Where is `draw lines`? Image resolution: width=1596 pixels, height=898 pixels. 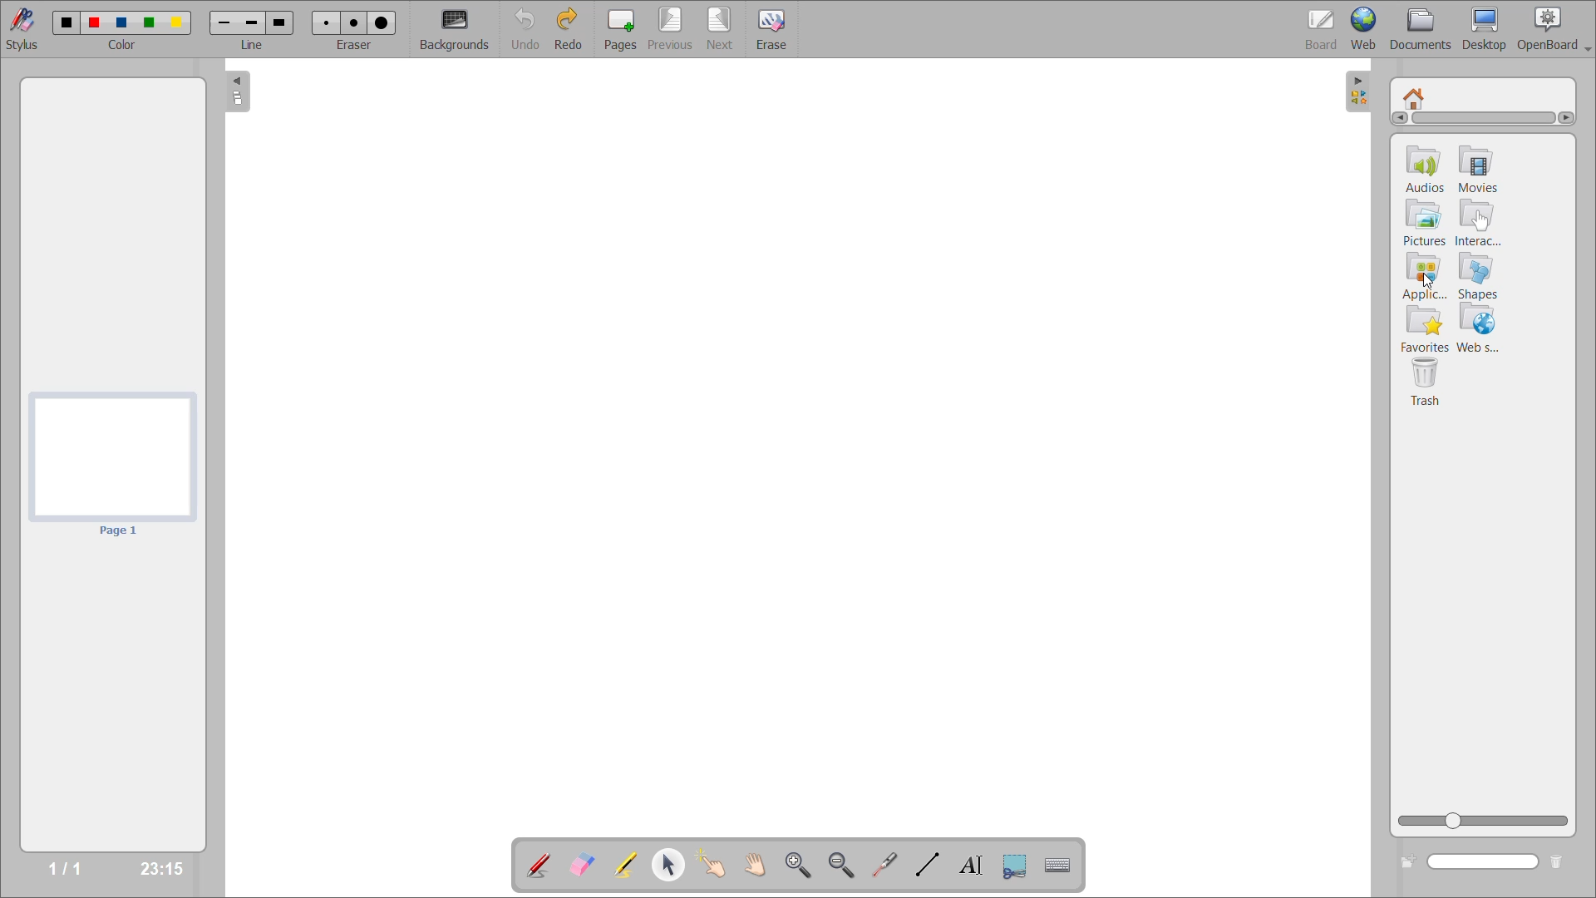 draw lines is located at coordinates (925, 864).